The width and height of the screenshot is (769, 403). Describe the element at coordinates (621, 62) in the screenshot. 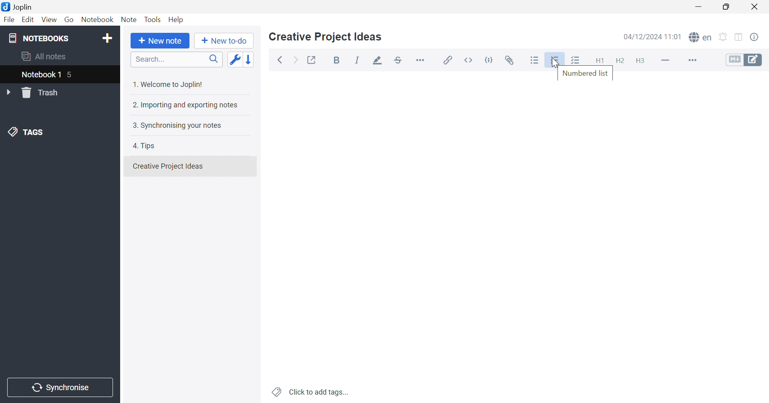

I see `Heading 2` at that location.